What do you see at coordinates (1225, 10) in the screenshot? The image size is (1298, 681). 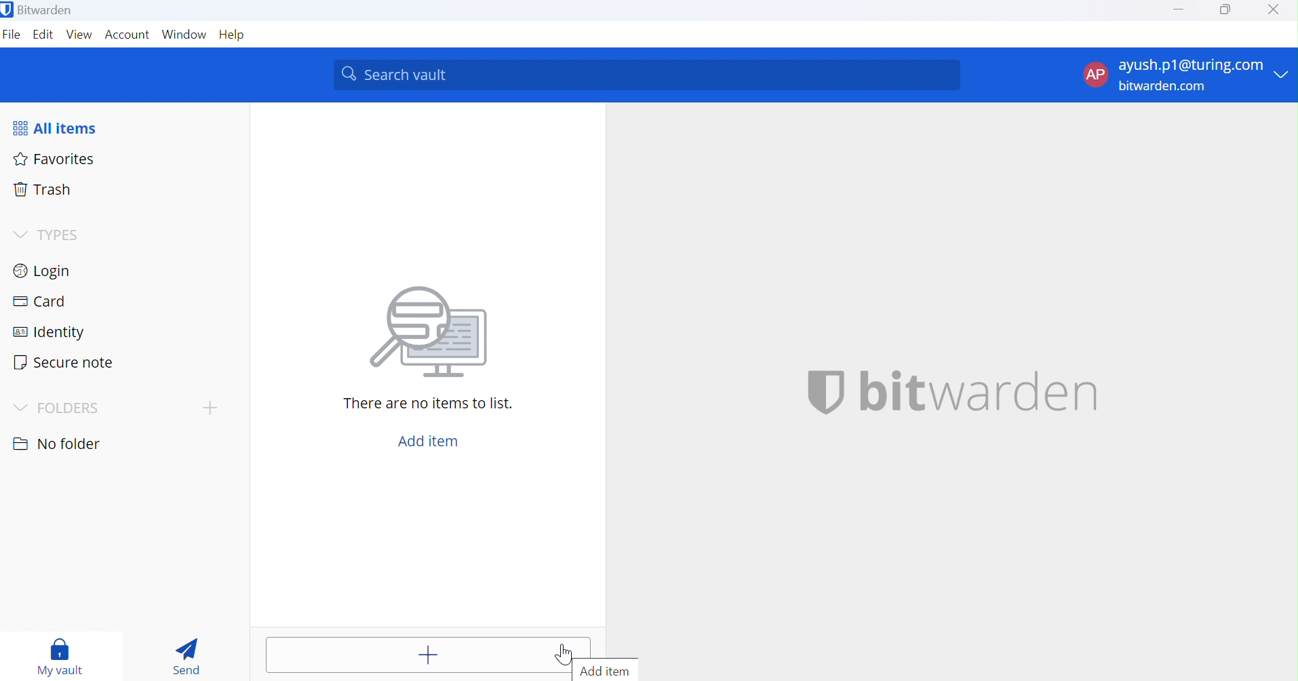 I see `Restore Down` at bounding box center [1225, 10].